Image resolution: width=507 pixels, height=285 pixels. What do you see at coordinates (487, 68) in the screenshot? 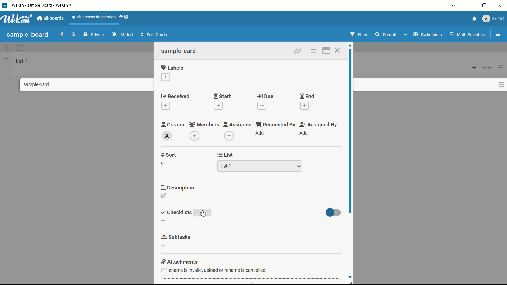
I see `collapse` at bounding box center [487, 68].